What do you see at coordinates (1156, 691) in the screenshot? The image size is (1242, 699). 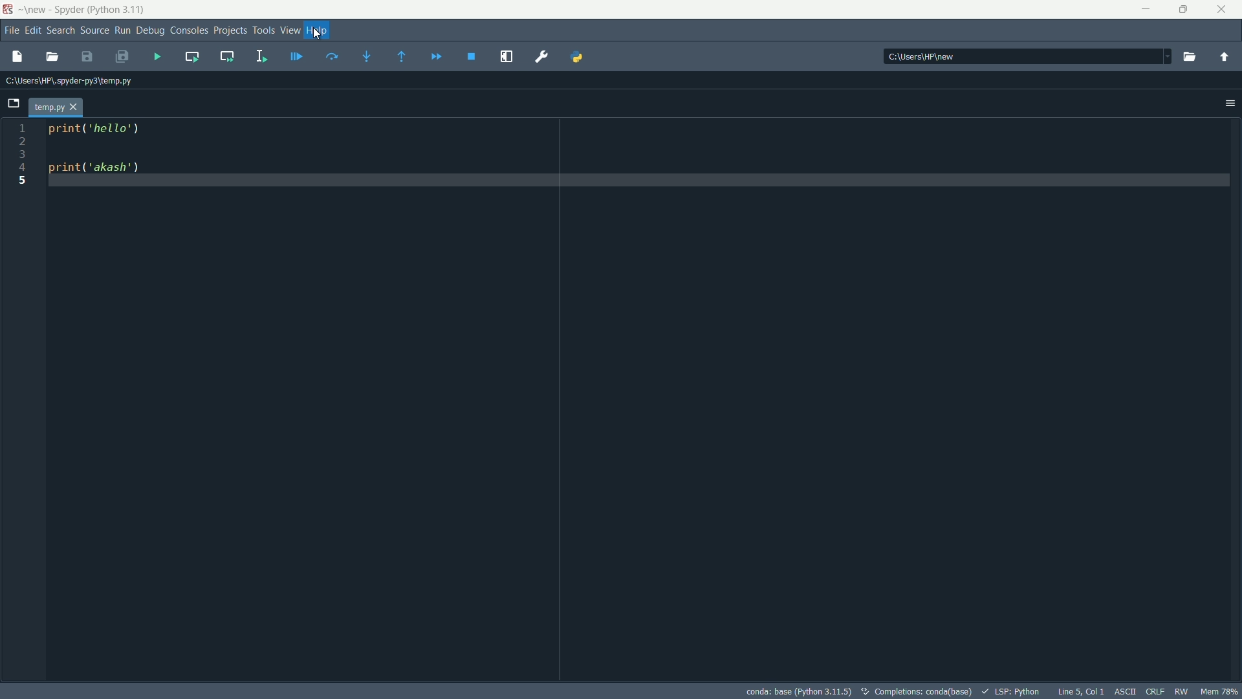 I see `crlf` at bounding box center [1156, 691].